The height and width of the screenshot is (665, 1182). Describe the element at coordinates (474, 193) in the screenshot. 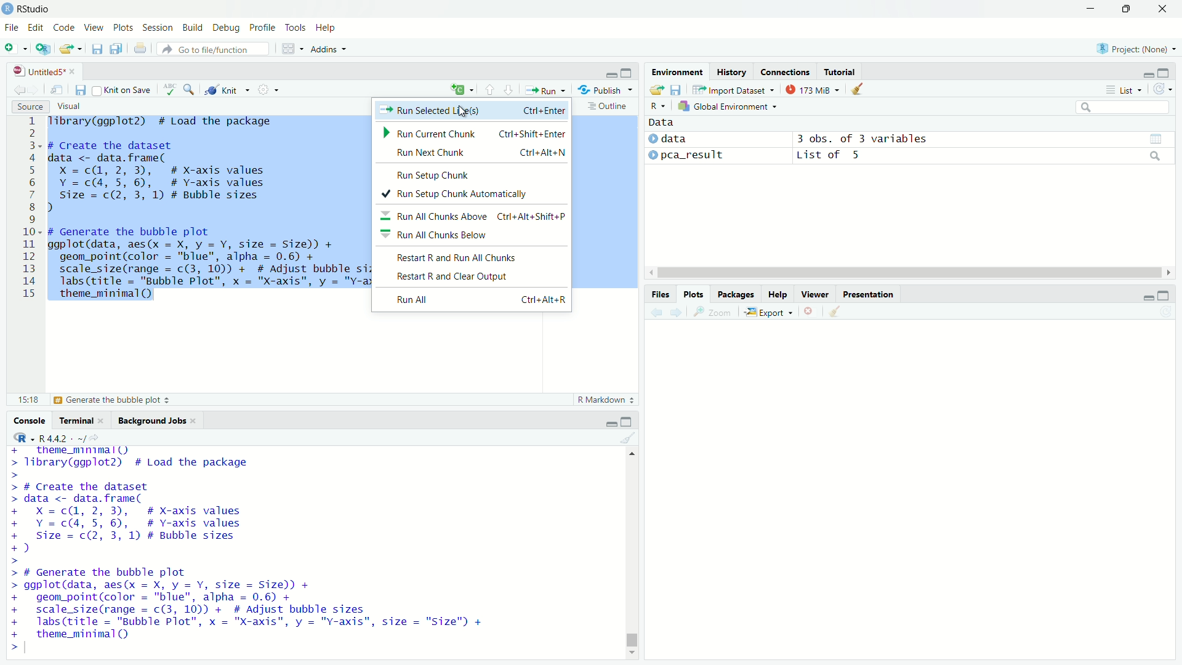

I see `run setup chunk automatically` at that location.